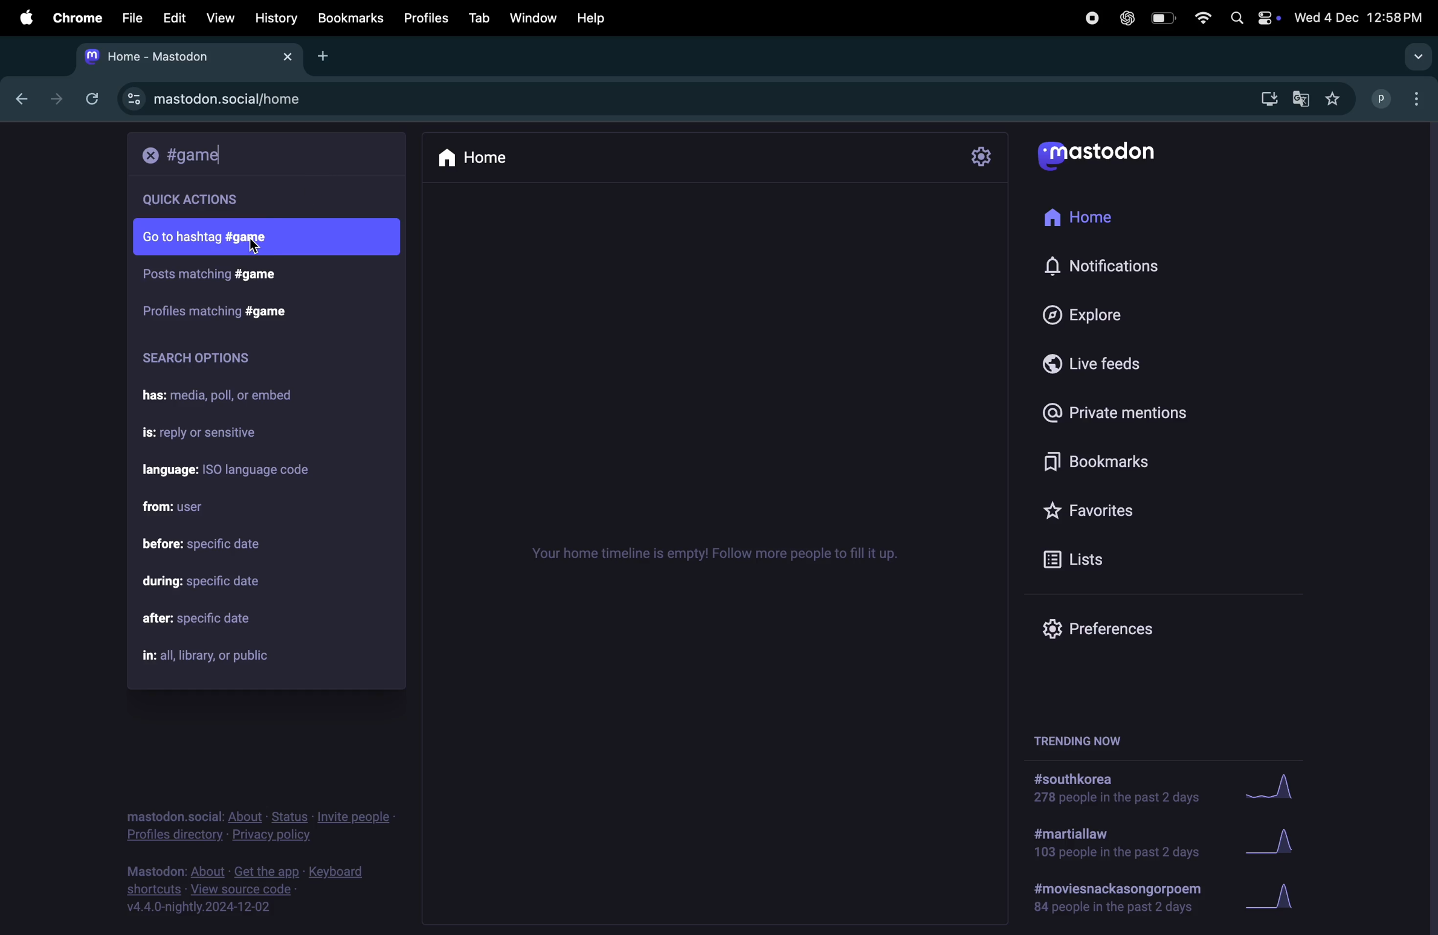 The width and height of the screenshot is (1438, 935). What do you see at coordinates (57, 97) in the screenshot?
I see `next tab` at bounding box center [57, 97].